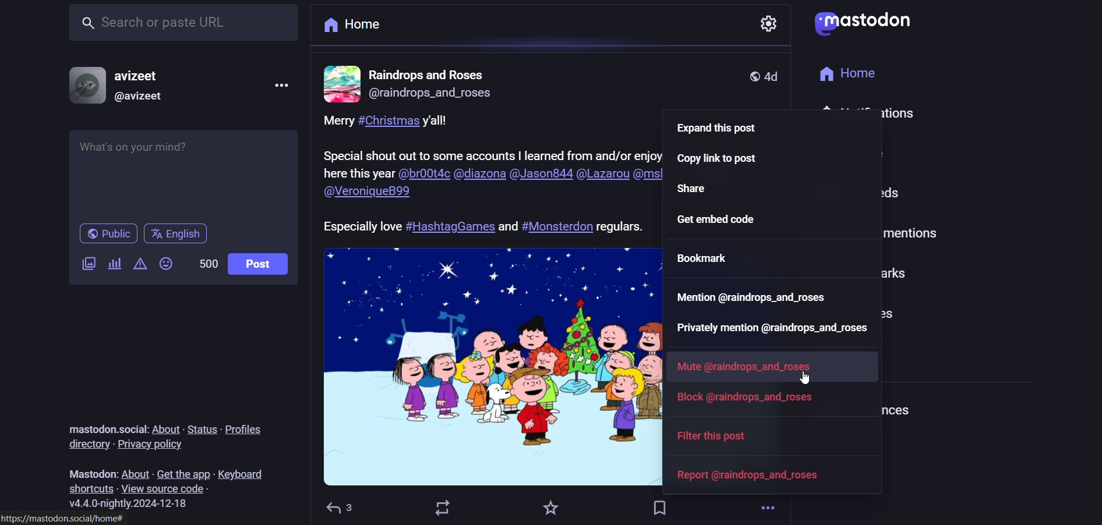 This screenshot has width=1102, height=525. I want to click on add image, so click(86, 264).